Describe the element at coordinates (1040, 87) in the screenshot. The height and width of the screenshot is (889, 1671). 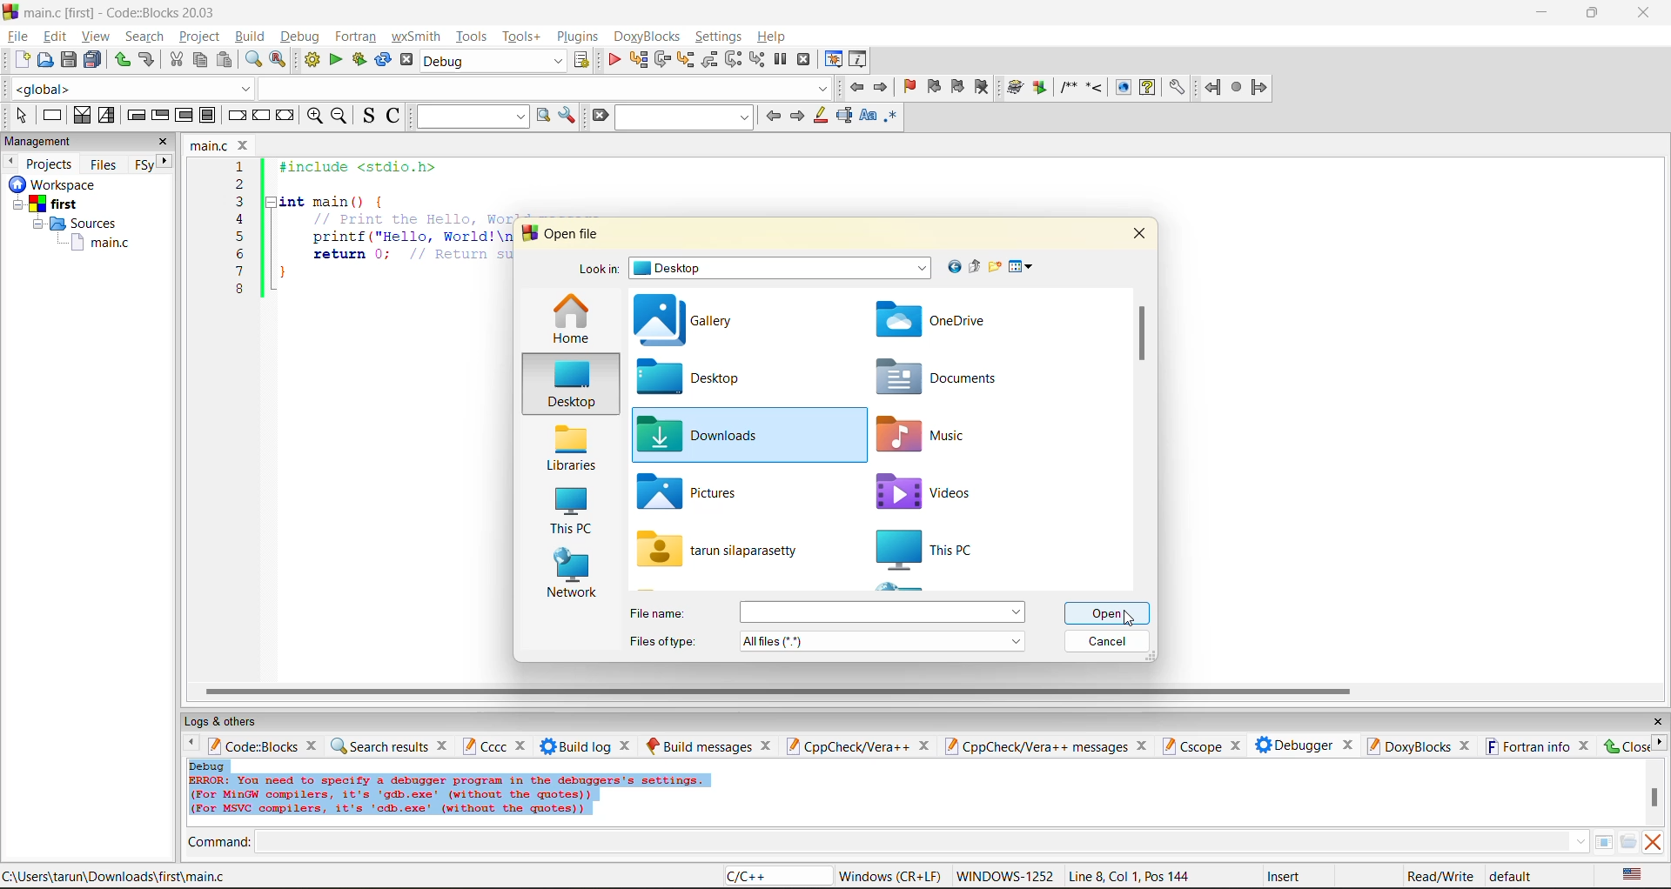
I see `Run` at that location.